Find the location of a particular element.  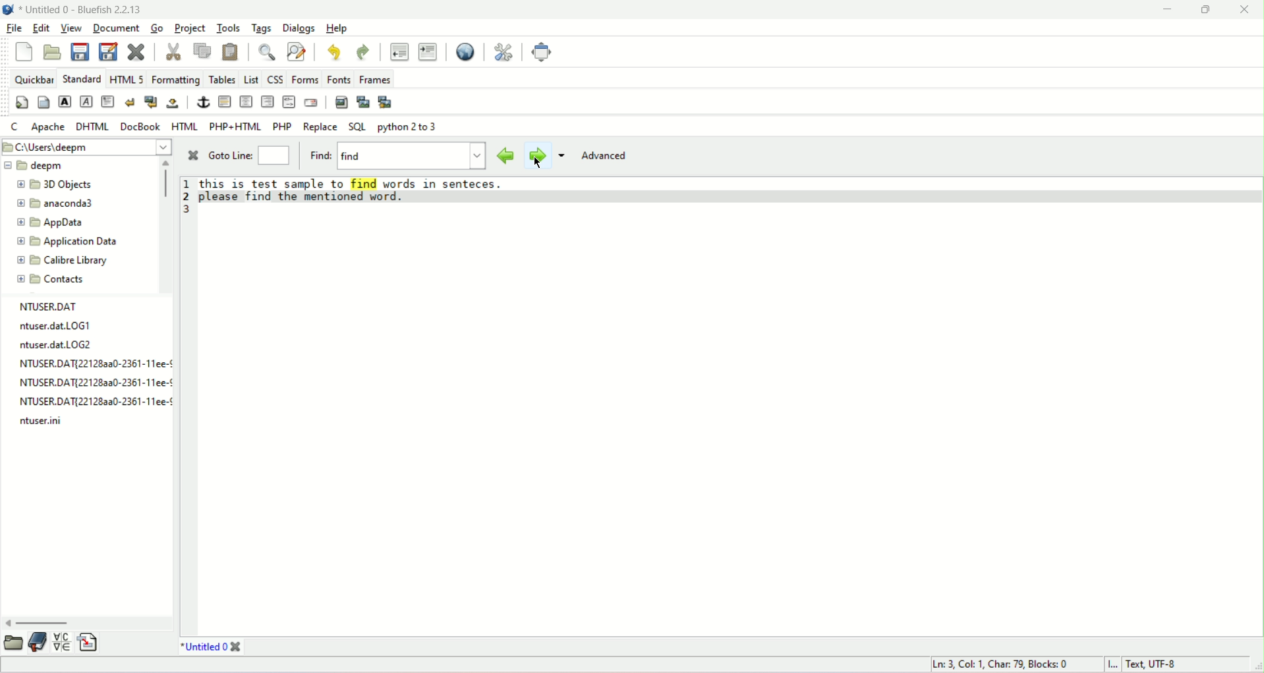

find is located at coordinates (411, 156).